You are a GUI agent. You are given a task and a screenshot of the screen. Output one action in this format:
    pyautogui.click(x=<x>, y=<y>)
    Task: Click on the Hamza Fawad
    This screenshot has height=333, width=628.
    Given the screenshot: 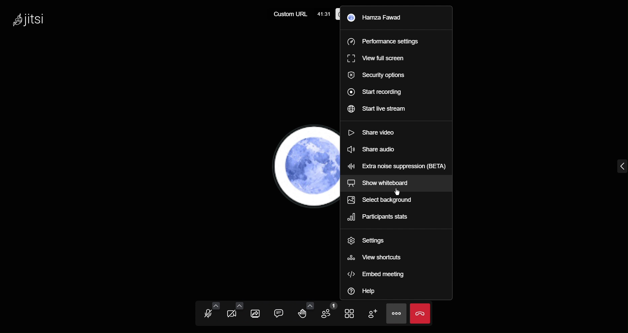 What is the action you would take?
    pyautogui.click(x=376, y=17)
    